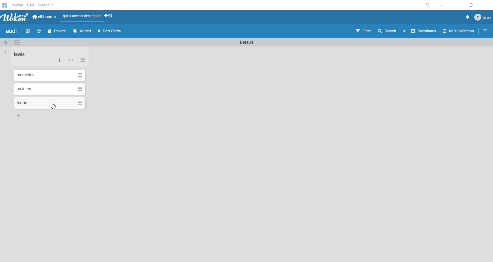  I want to click on add card, so click(59, 60).